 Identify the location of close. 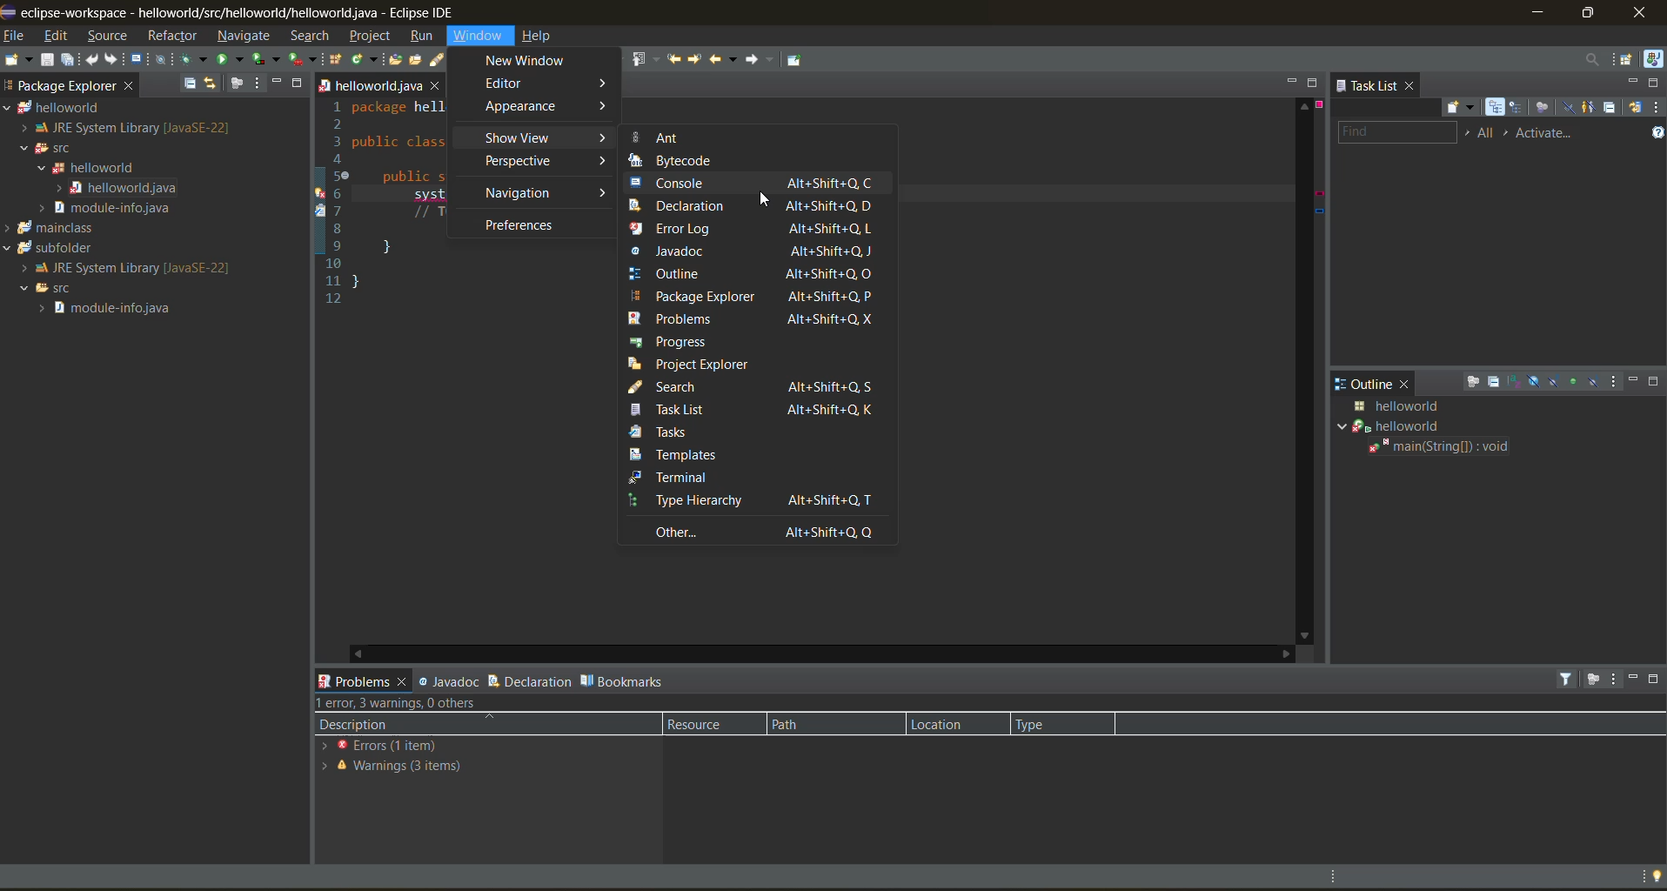
(1647, 12).